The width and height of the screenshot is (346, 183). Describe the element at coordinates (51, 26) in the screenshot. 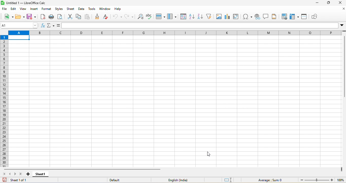

I see `select function` at that location.